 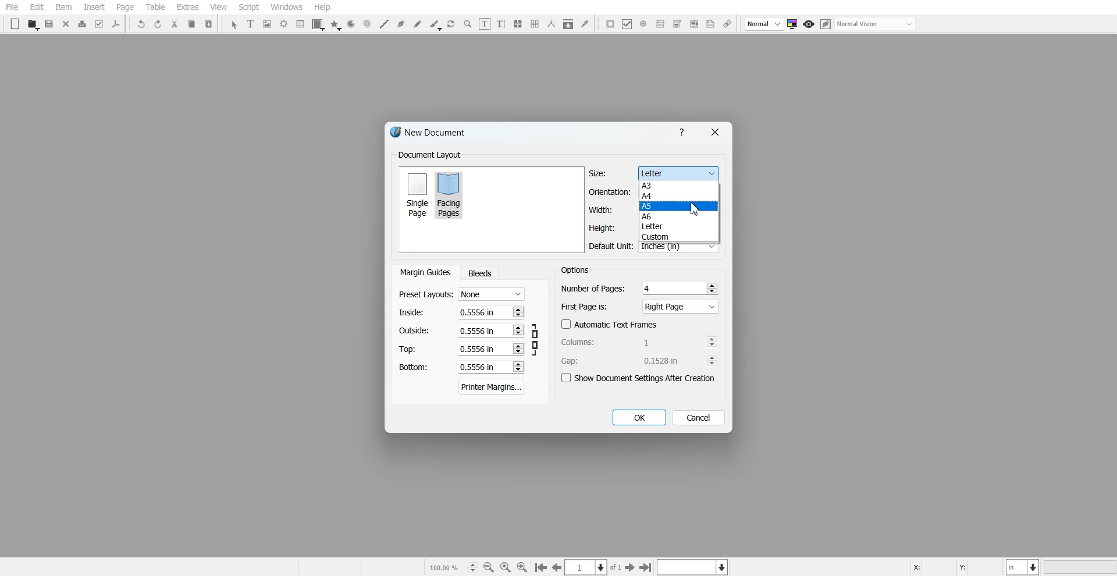 I want to click on Link Annotation, so click(x=727, y=24).